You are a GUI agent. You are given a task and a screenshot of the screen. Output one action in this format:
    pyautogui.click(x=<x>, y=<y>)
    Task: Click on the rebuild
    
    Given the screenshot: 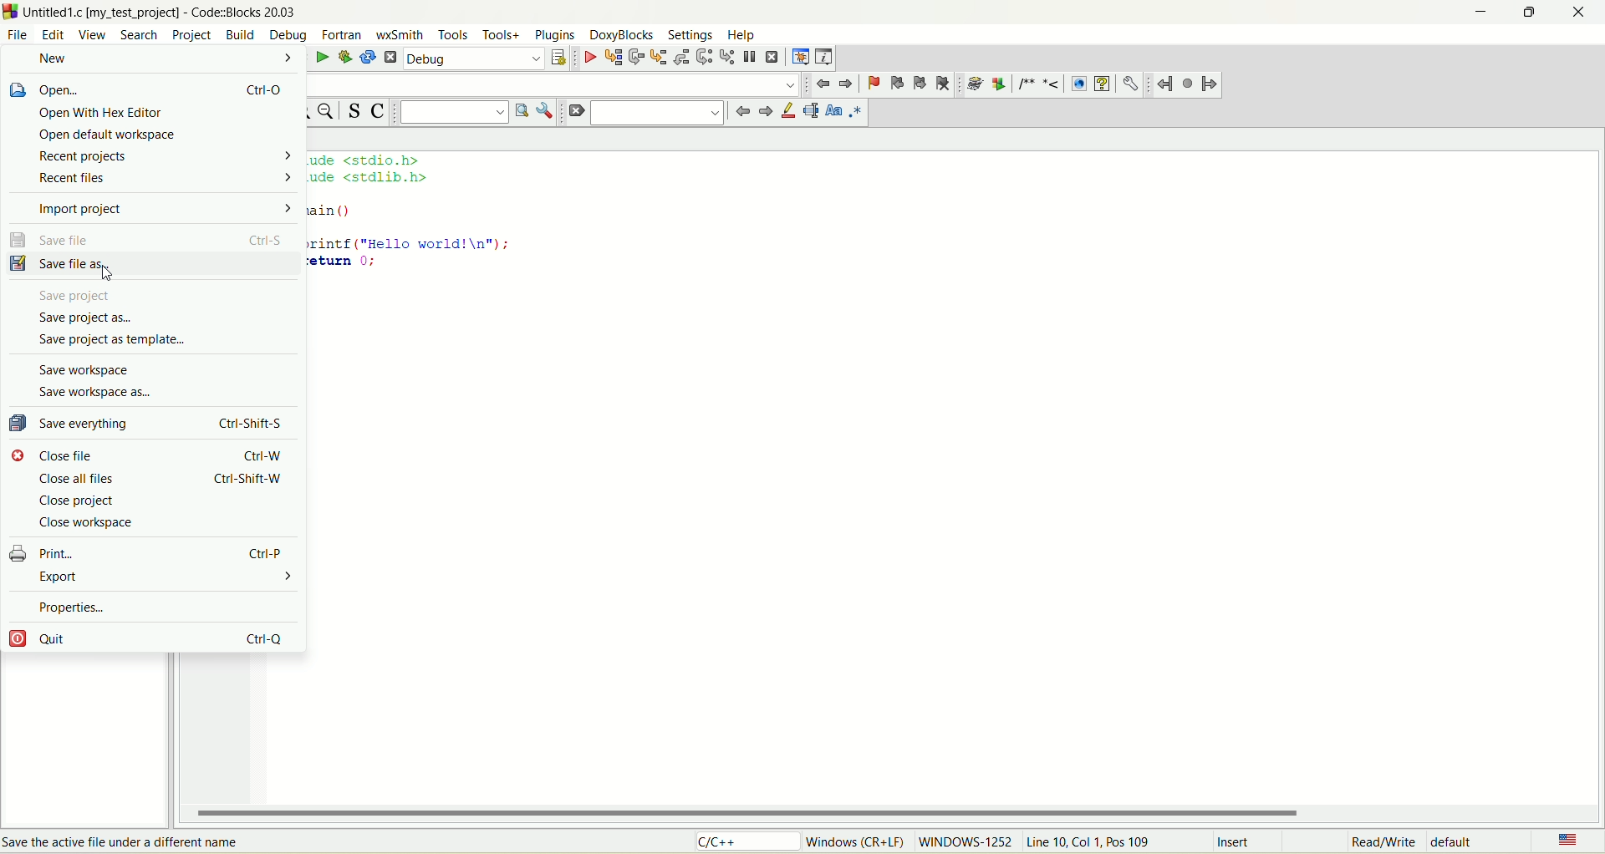 What is the action you would take?
    pyautogui.click(x=368, y=58)
    